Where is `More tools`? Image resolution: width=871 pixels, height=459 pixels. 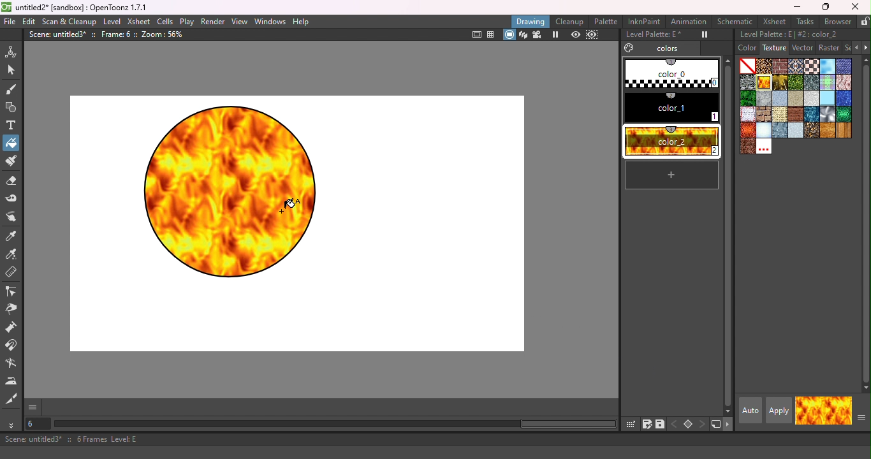 More tools is located at coordinates (13, 425).